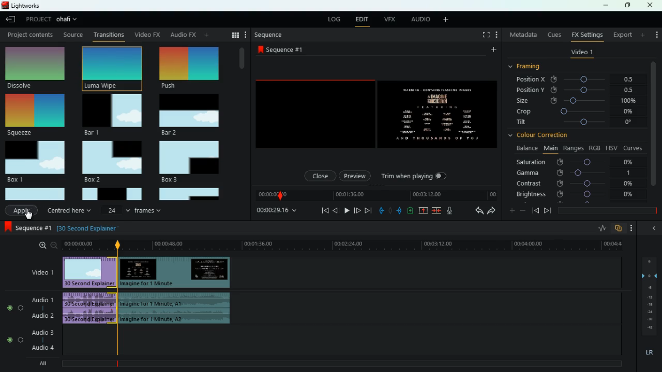 This screenshot has height=372, width=662. I want to click on join, so click(436, 211).